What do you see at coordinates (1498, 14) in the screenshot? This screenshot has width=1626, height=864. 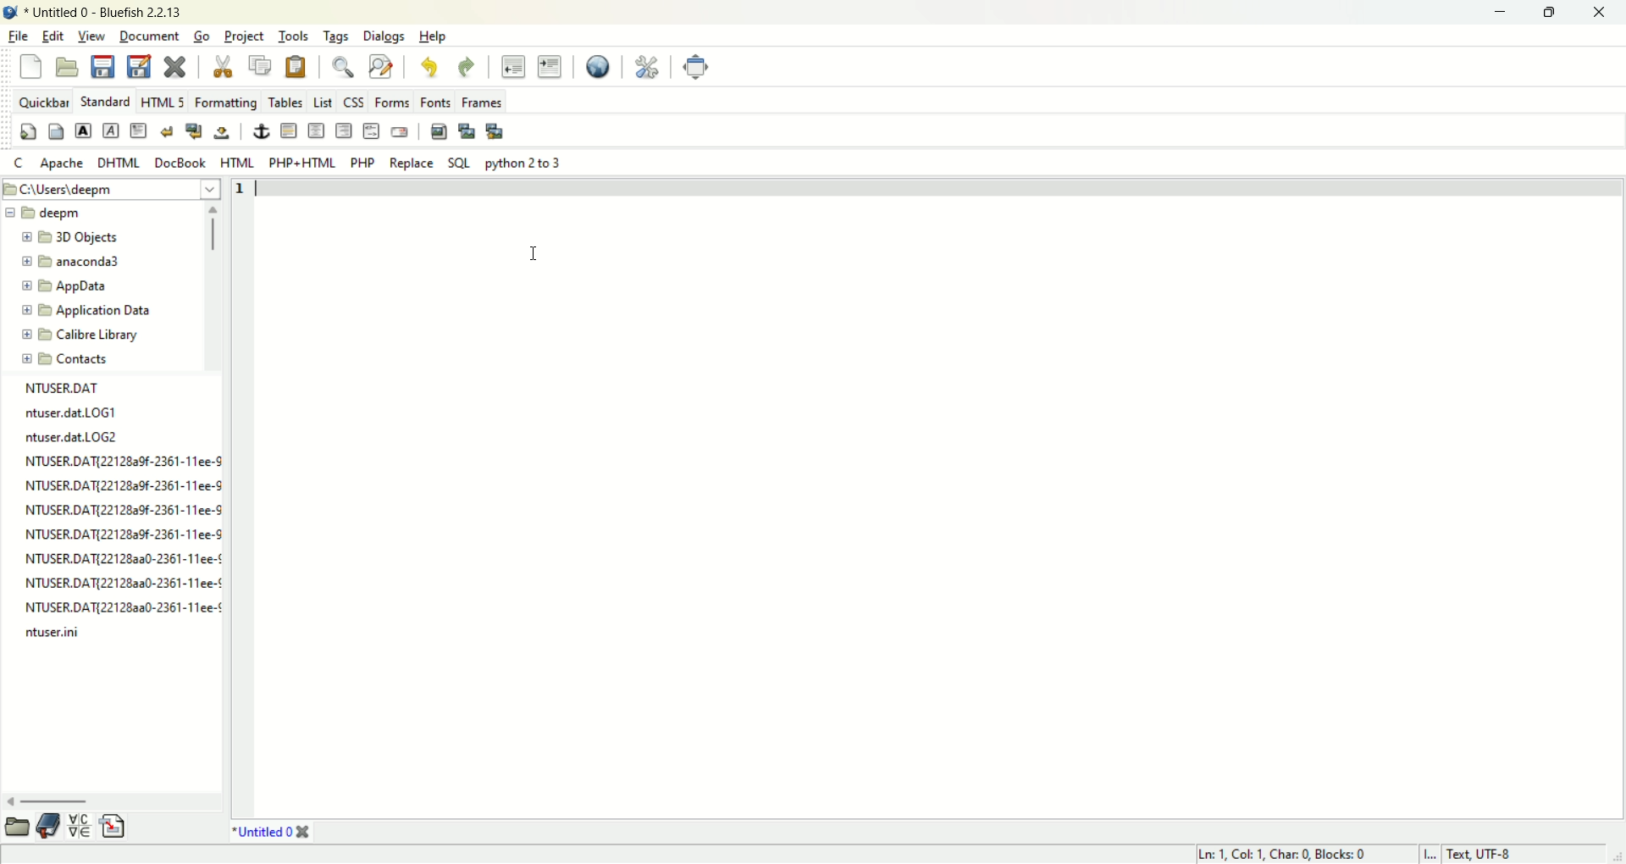 I see `minimize` at bounding box center [1498, 14].